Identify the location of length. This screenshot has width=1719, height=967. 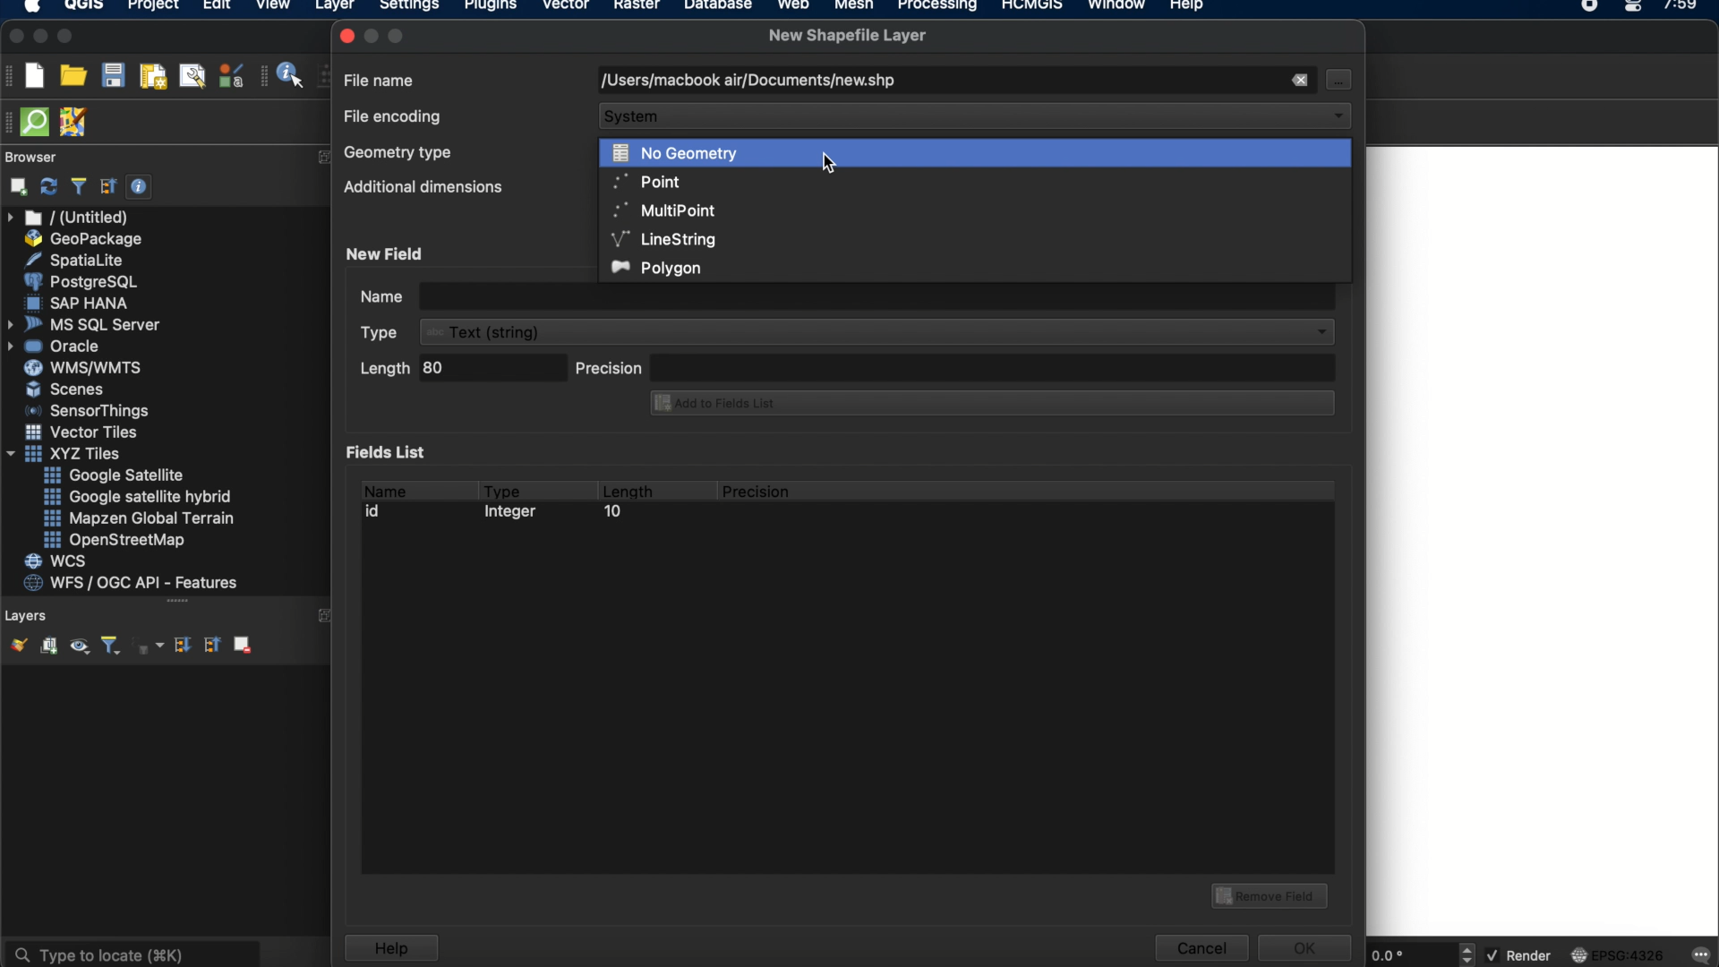
(627, 488).